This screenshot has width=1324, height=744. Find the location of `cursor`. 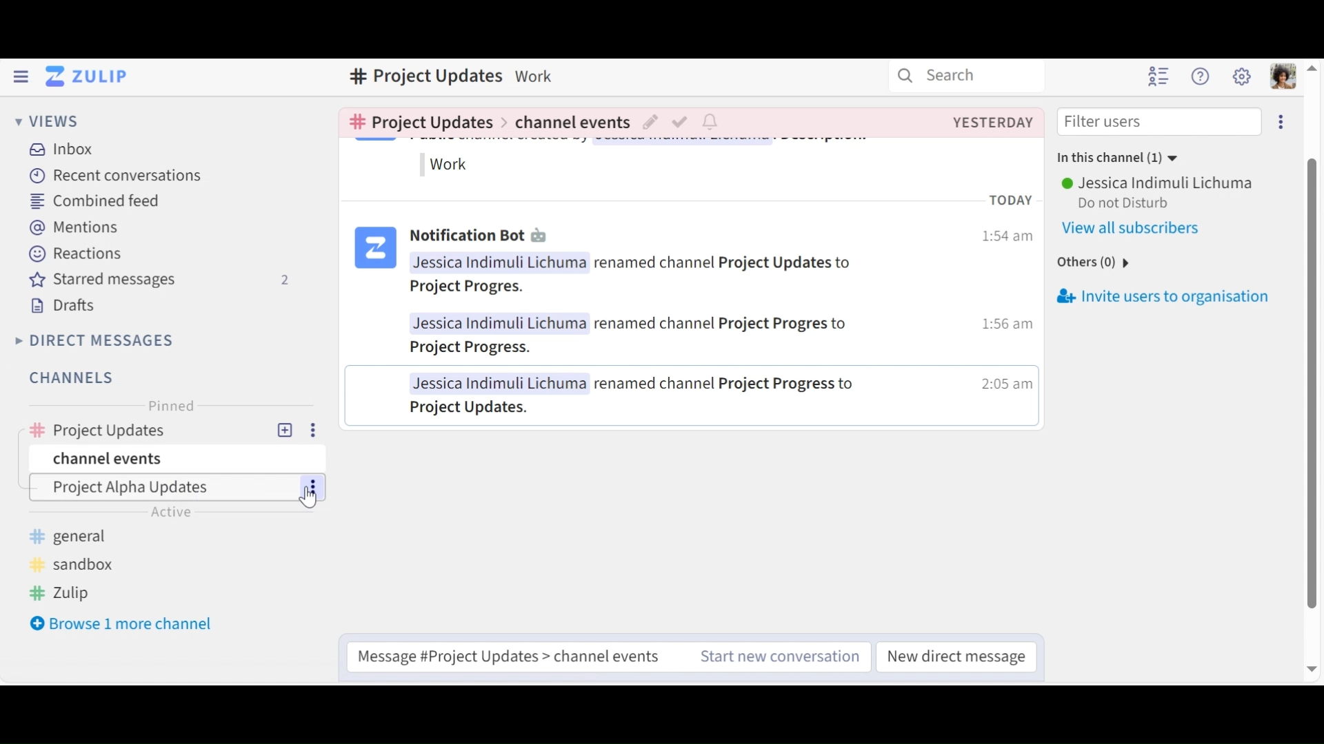

cursor is located at coordinates (309, 495).